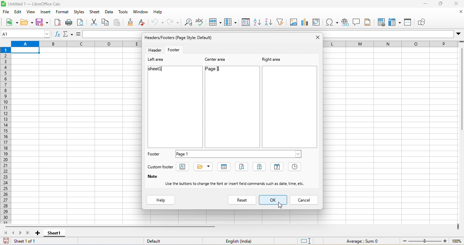 The height and width of the screenshot is (245, 464). I want to click on text language, so click(239, 241).